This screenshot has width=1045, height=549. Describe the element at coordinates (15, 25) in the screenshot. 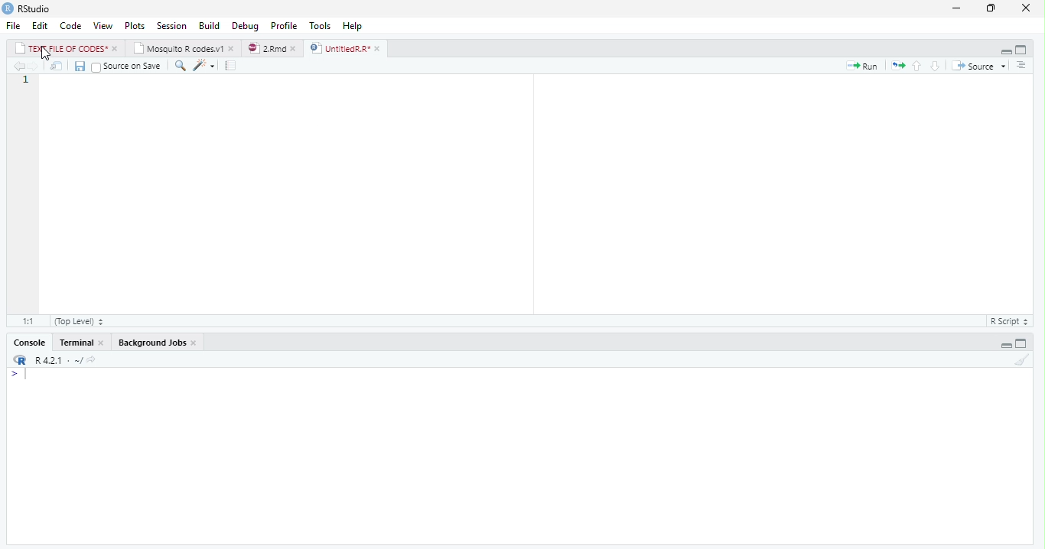

I see `File` at that location.